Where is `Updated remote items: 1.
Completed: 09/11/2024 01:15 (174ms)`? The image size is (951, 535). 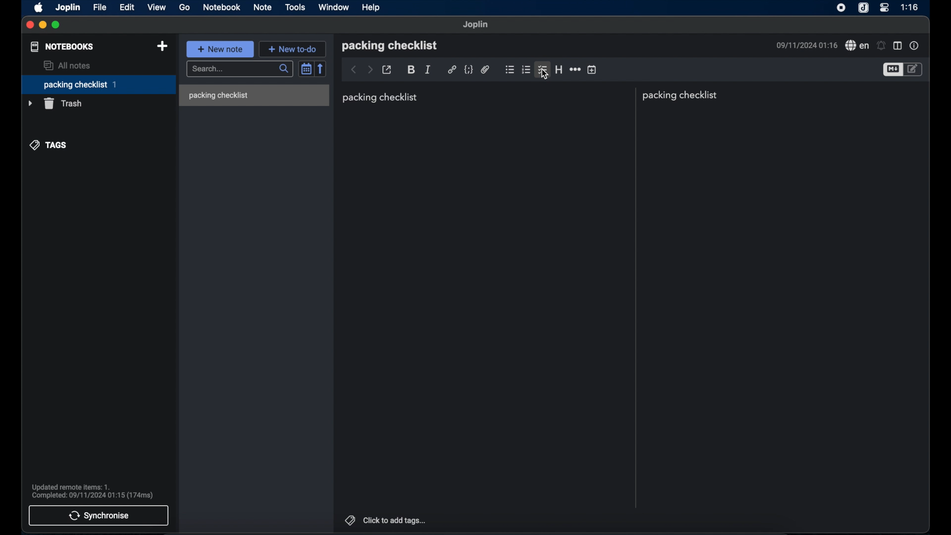 Updated remote items: 1.
Completed: 09/11/2024 01:15 (174ms) is located at coordinates (96, 490).